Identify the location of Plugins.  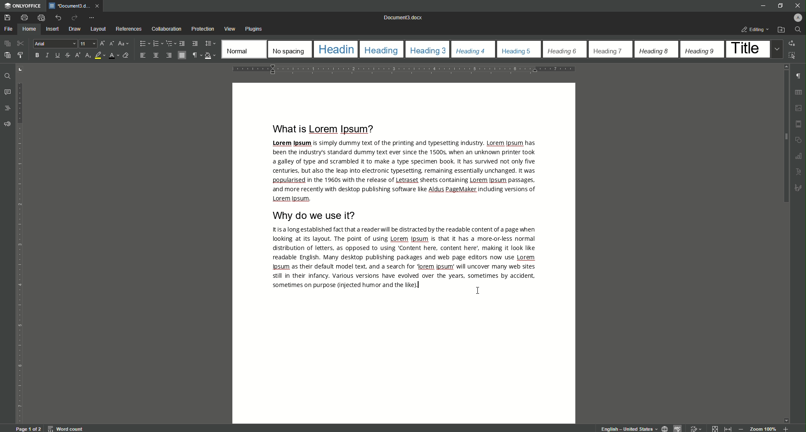
(255, 28).